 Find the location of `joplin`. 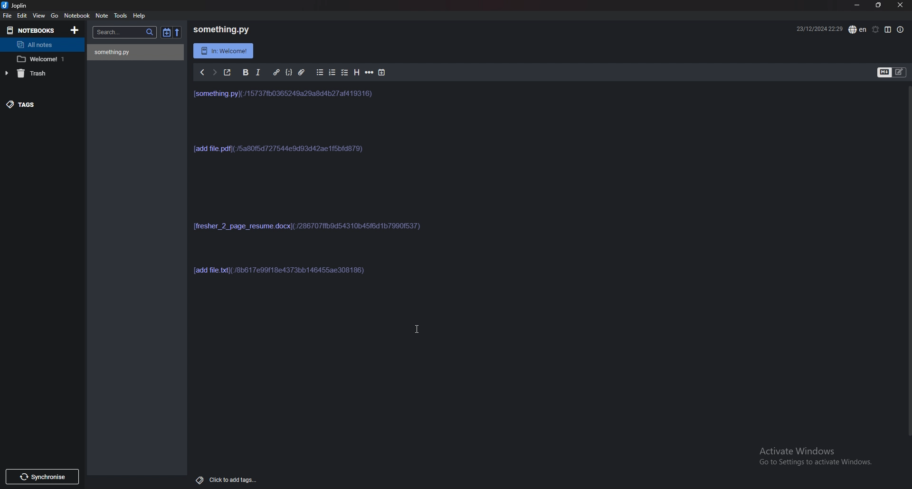

joplin is located at coordinates (15, 5).